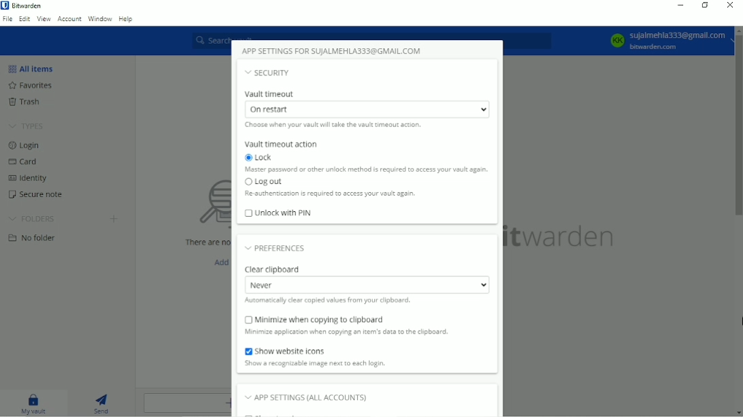 This screenshot has height=417, width=743. I want to click on Security, so click(268, 72).